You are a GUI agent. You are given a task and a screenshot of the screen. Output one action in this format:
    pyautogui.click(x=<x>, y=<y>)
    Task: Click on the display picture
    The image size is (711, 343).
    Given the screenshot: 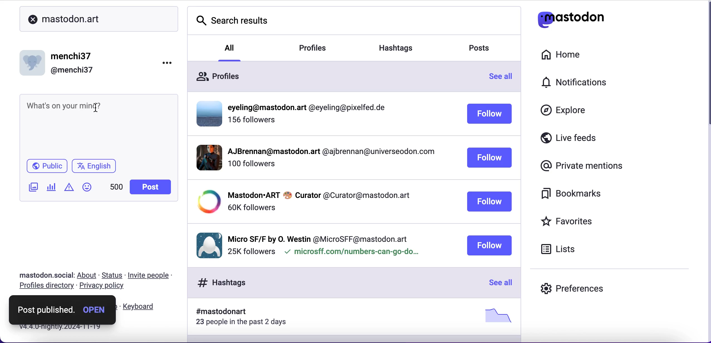 What is the action you would take?
    pyautogui.click(x=205, y=157)
    